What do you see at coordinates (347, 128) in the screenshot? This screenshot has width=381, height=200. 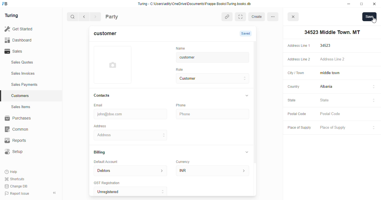 I see `Place of Supply` at bounding box center [347, 128].